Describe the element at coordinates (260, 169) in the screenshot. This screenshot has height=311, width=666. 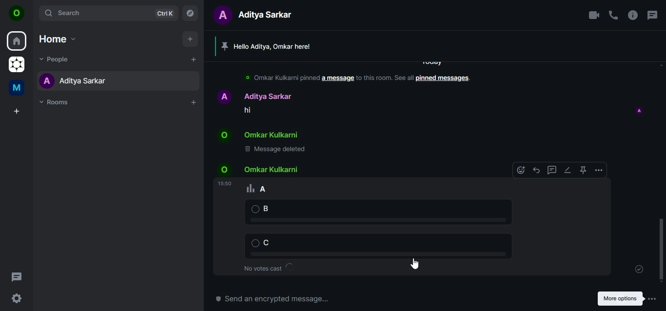
I see `text` at that location.